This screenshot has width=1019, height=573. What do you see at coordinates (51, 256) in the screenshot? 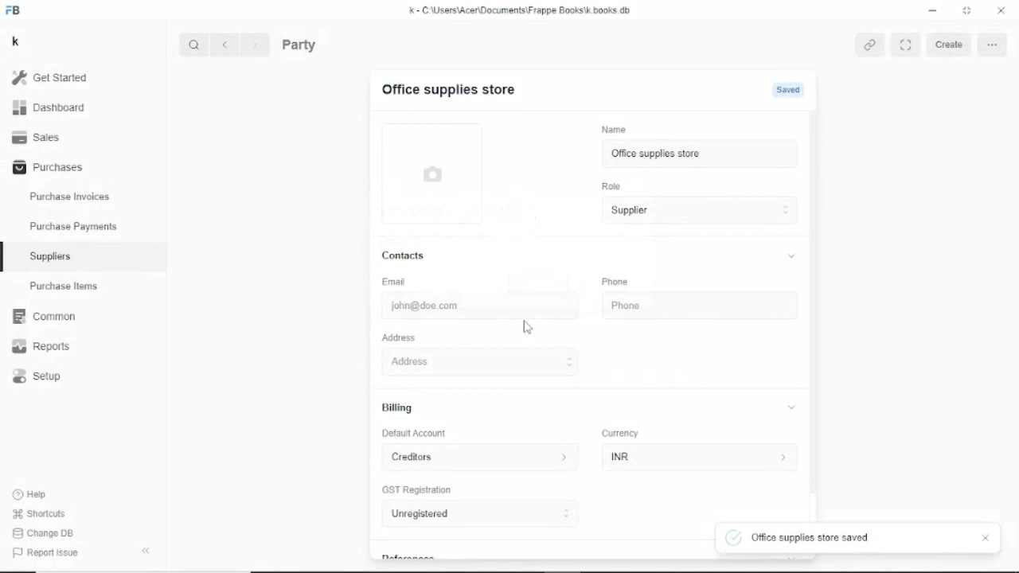
I see `Suppliers` at bounding box center [51, 256].